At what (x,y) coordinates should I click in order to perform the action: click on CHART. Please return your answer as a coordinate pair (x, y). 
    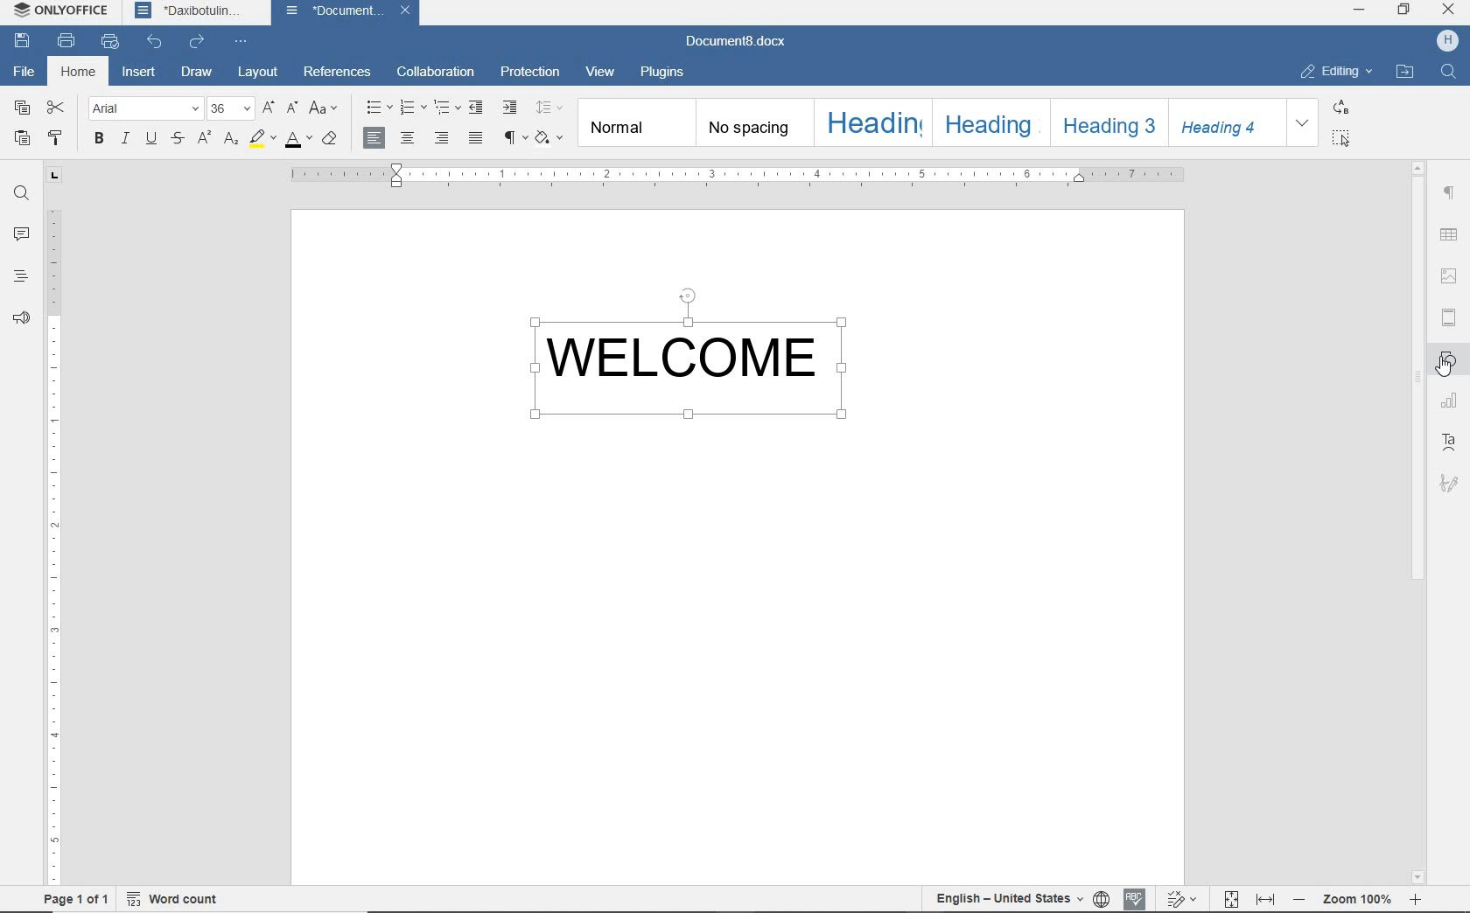
    Looking at the image, I should click on (1452, 401).